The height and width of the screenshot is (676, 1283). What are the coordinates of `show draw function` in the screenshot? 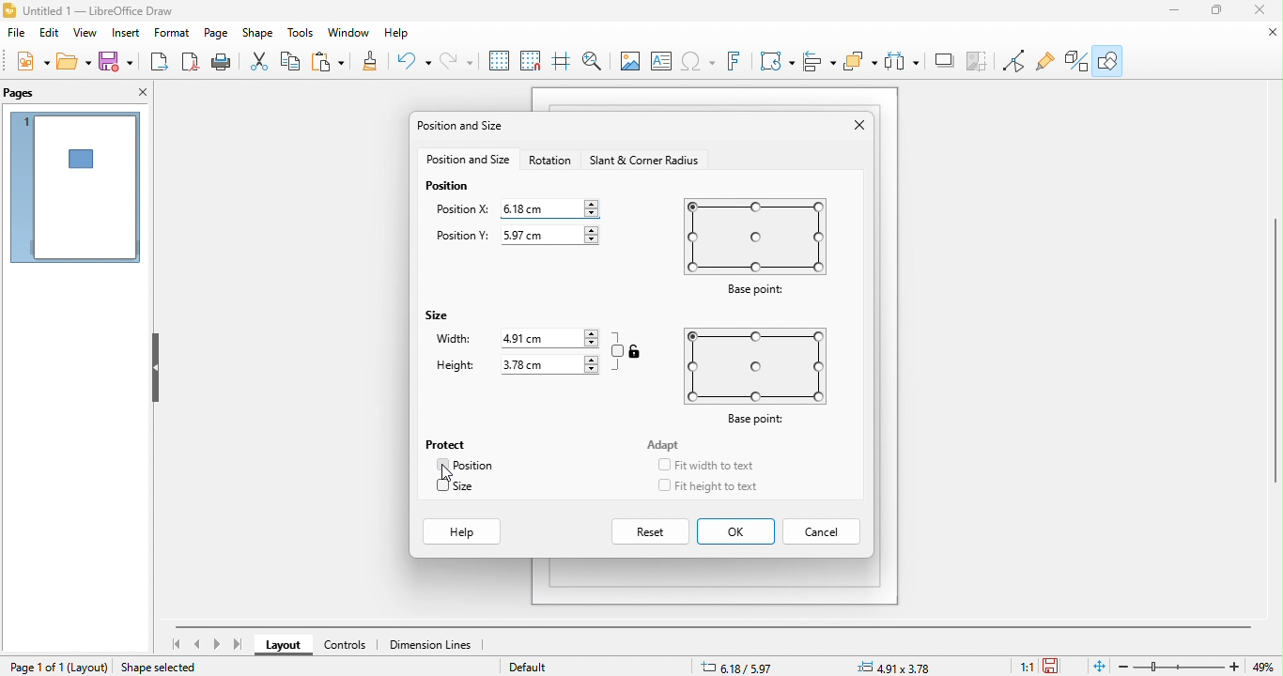 It's located at (1107, 59).